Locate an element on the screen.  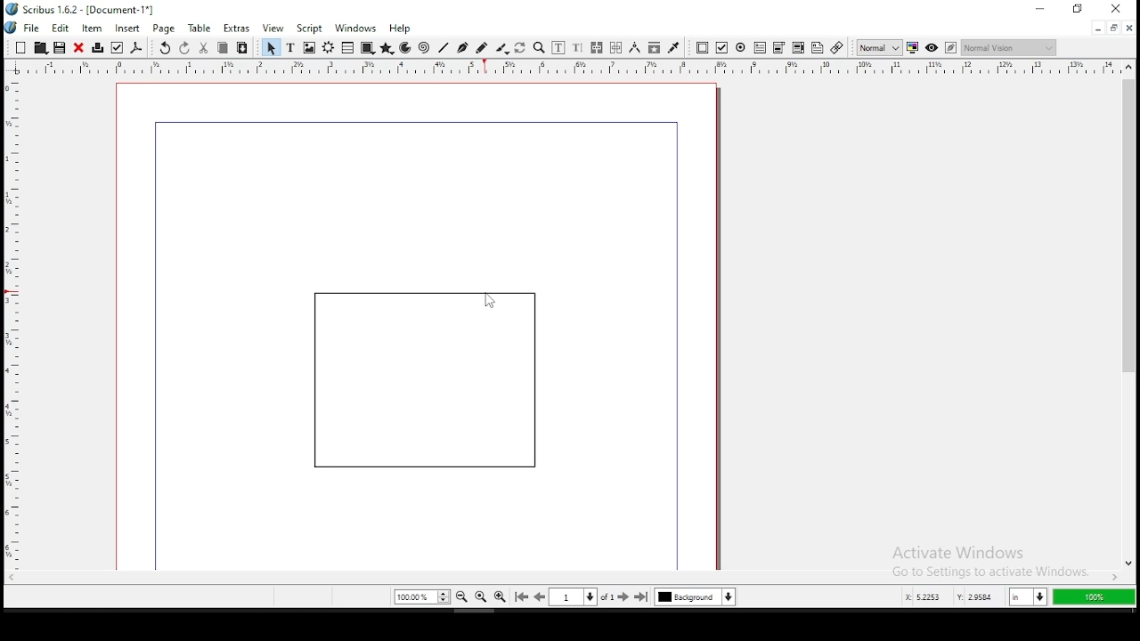
arc is located at coordinates (406, 48).